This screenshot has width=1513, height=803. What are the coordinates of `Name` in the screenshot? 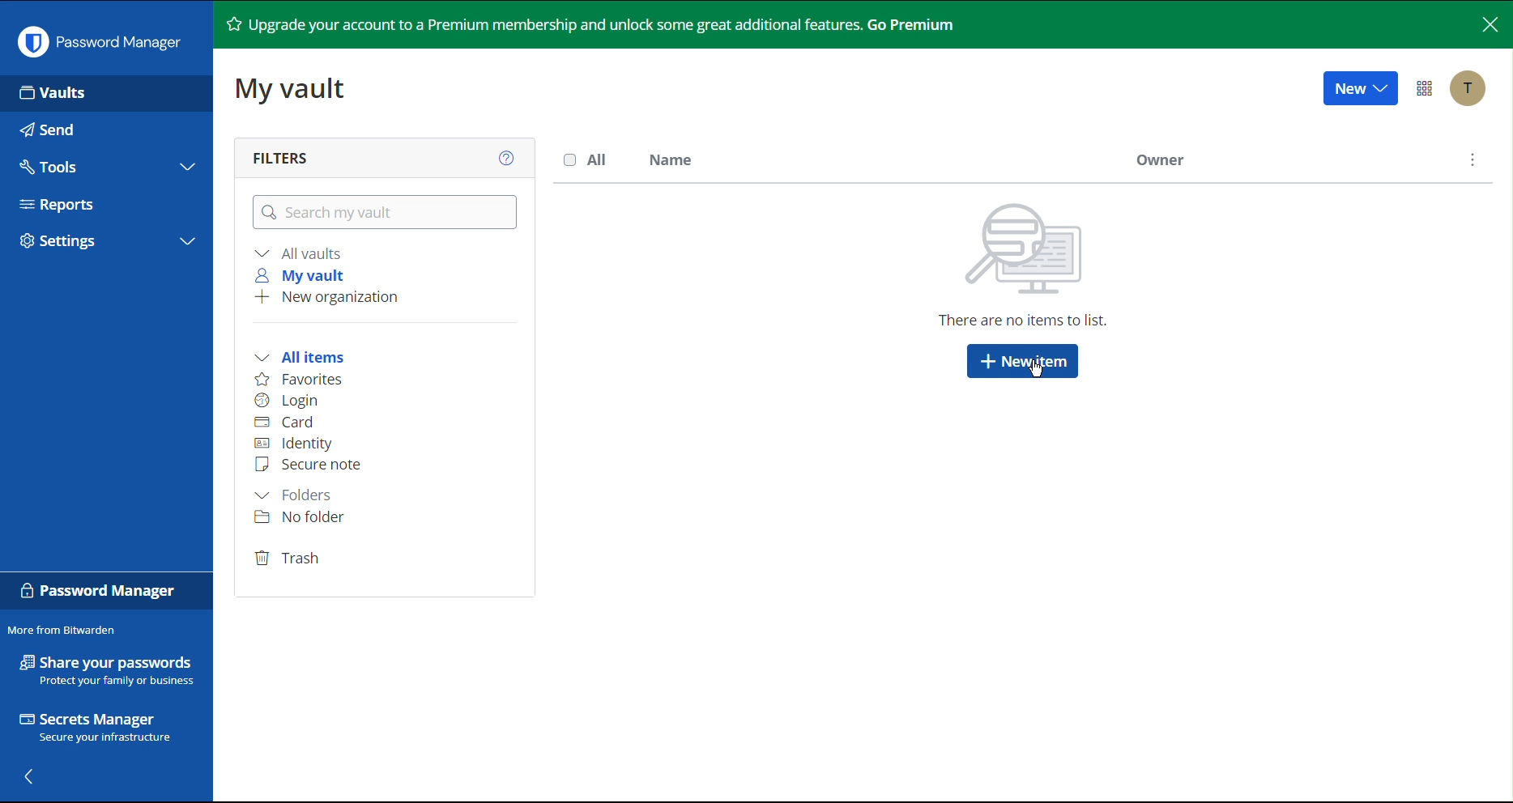 It's located at (671, 161).